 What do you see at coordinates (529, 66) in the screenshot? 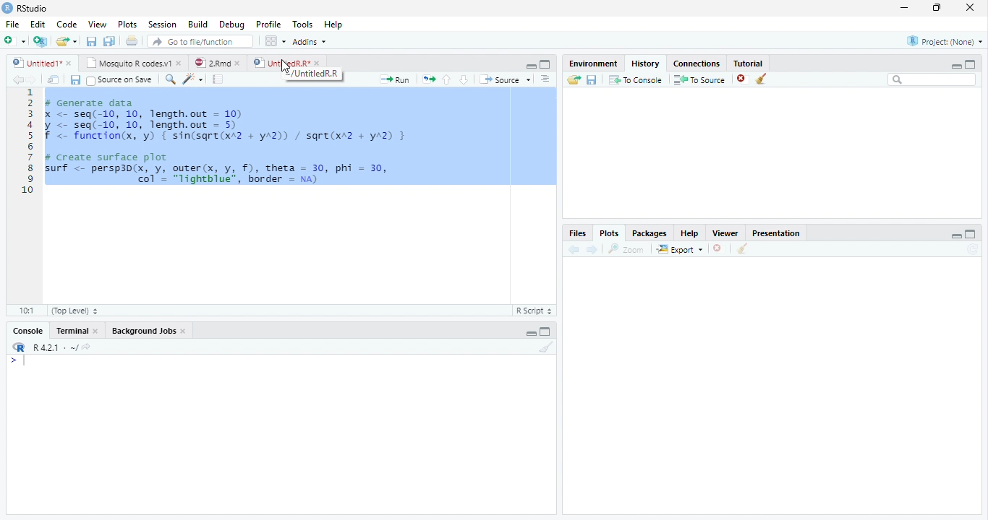
I see `Minimize` at bounding box center [529, 66].